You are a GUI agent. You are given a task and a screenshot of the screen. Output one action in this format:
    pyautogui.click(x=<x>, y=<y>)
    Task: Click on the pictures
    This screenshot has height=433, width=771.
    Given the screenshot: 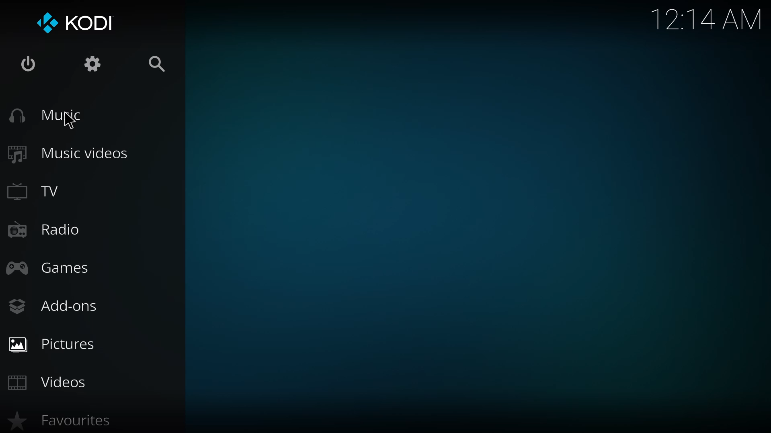 What is the action you would take?
    pyautogui.click(x=54, y=343)
    